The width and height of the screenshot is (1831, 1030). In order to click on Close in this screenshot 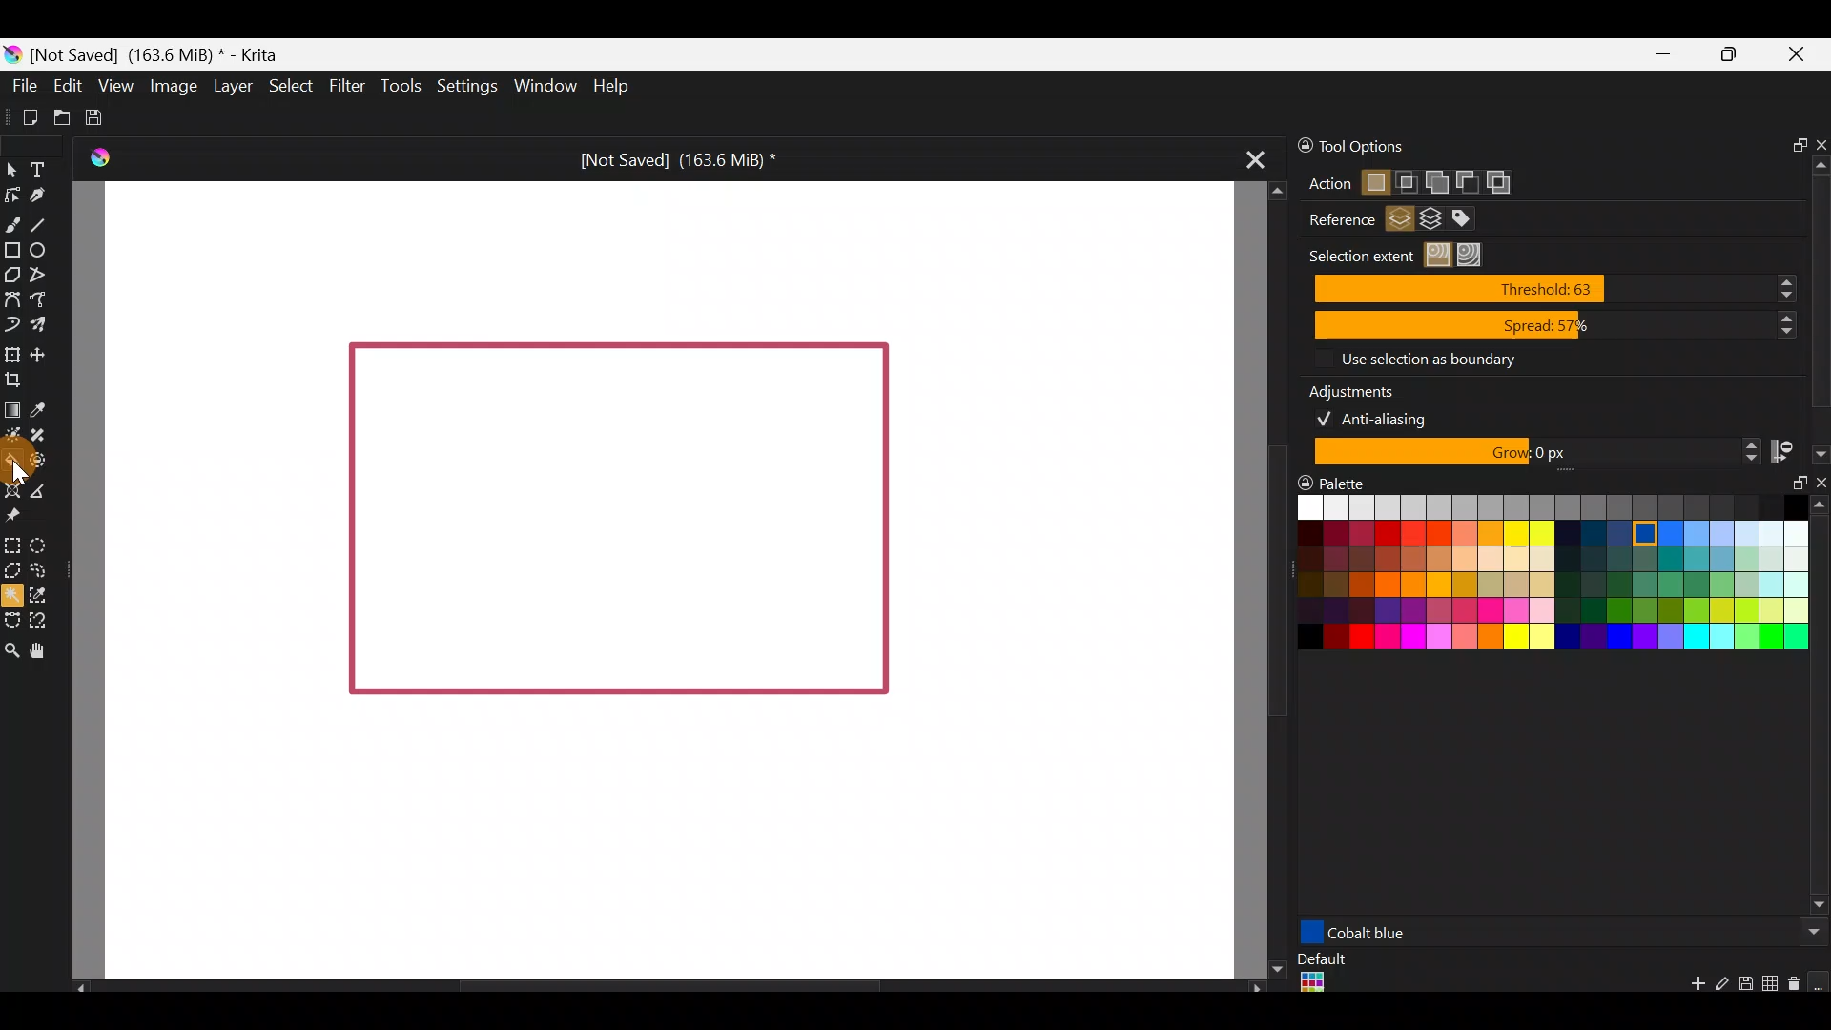, I will do `click(1802, 57)`.